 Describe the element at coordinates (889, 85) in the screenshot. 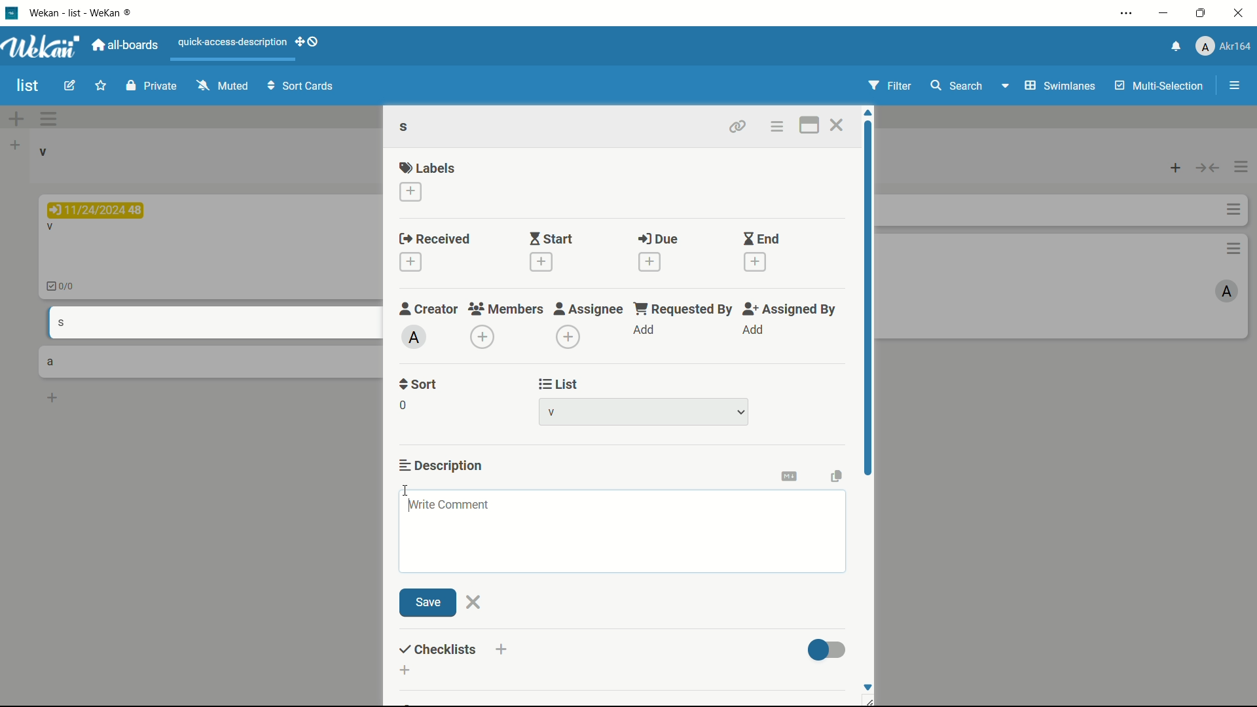

I see `filter` at that location.